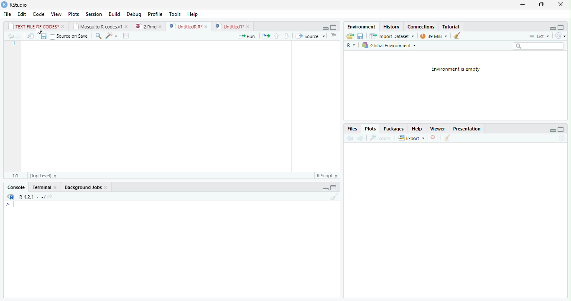 The width and height of the screenshot is (571, 301). I want to click on Export, so click(411, 138).